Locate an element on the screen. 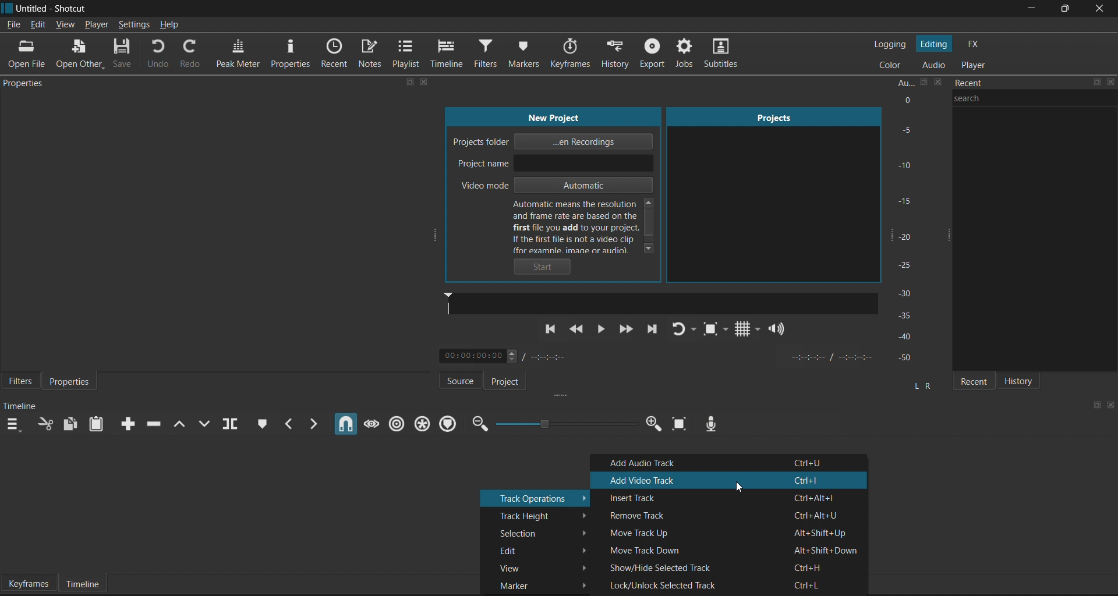 Image resolution: width=1118 pixels, height=596 pixels. Sound bar is located at coordinates (660, 303).